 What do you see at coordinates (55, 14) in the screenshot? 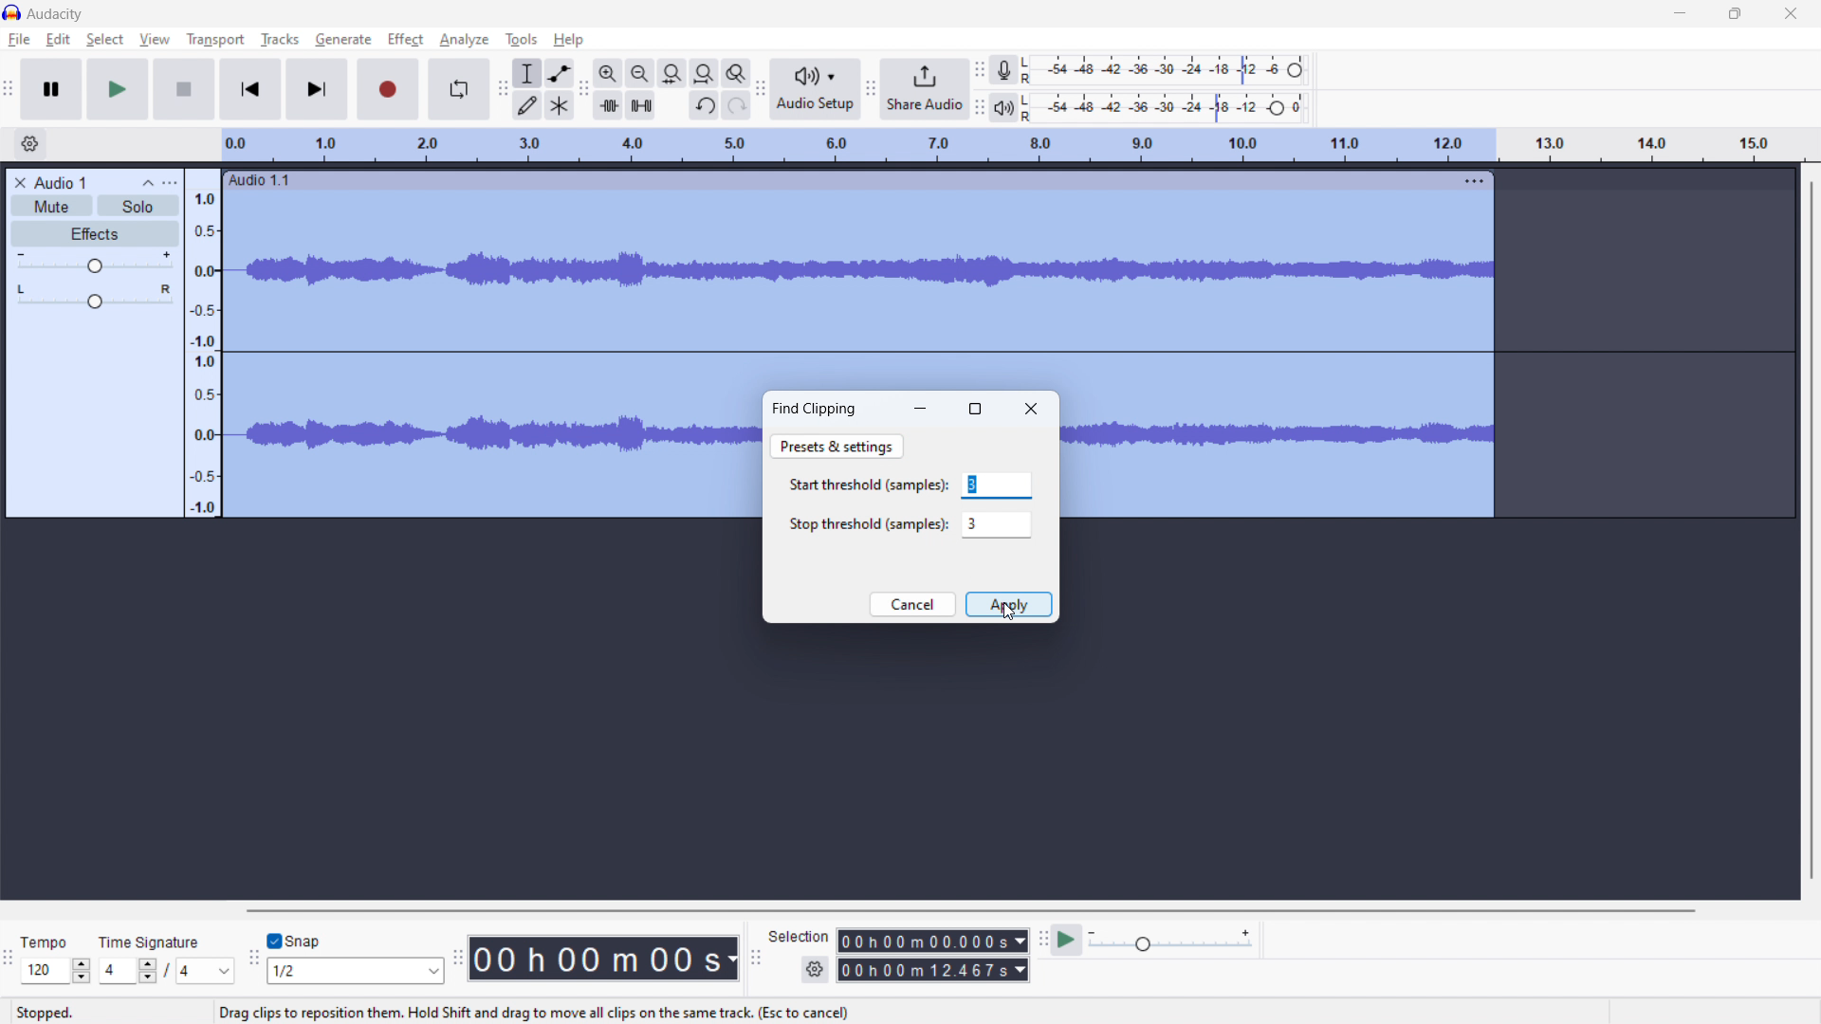
I see `logo` at bounding box center [55, 14].